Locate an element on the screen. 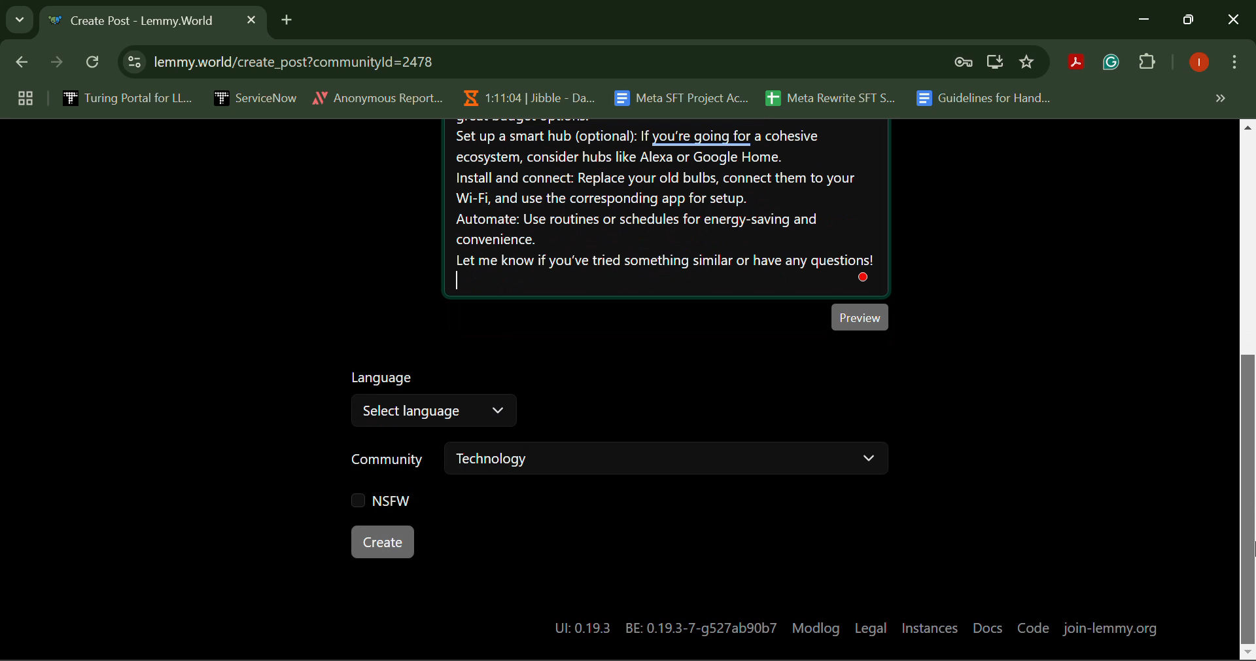 The height and width of the screenshot is (661, 1256). Webpage Heading is located at coordinates (139, 22).